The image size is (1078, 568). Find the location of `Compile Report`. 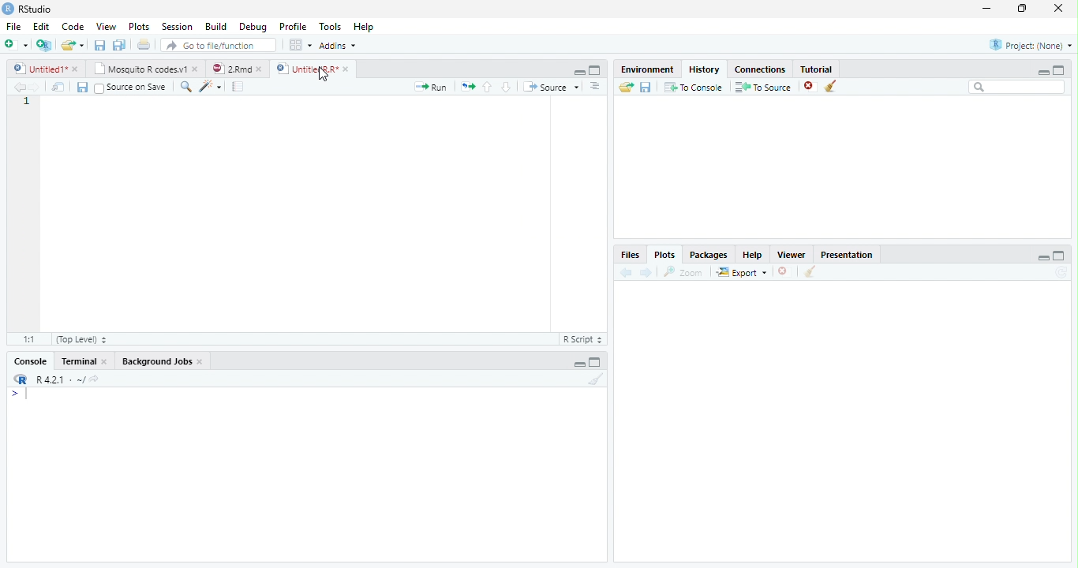

Compile Report is located at coordinates (238, 86).